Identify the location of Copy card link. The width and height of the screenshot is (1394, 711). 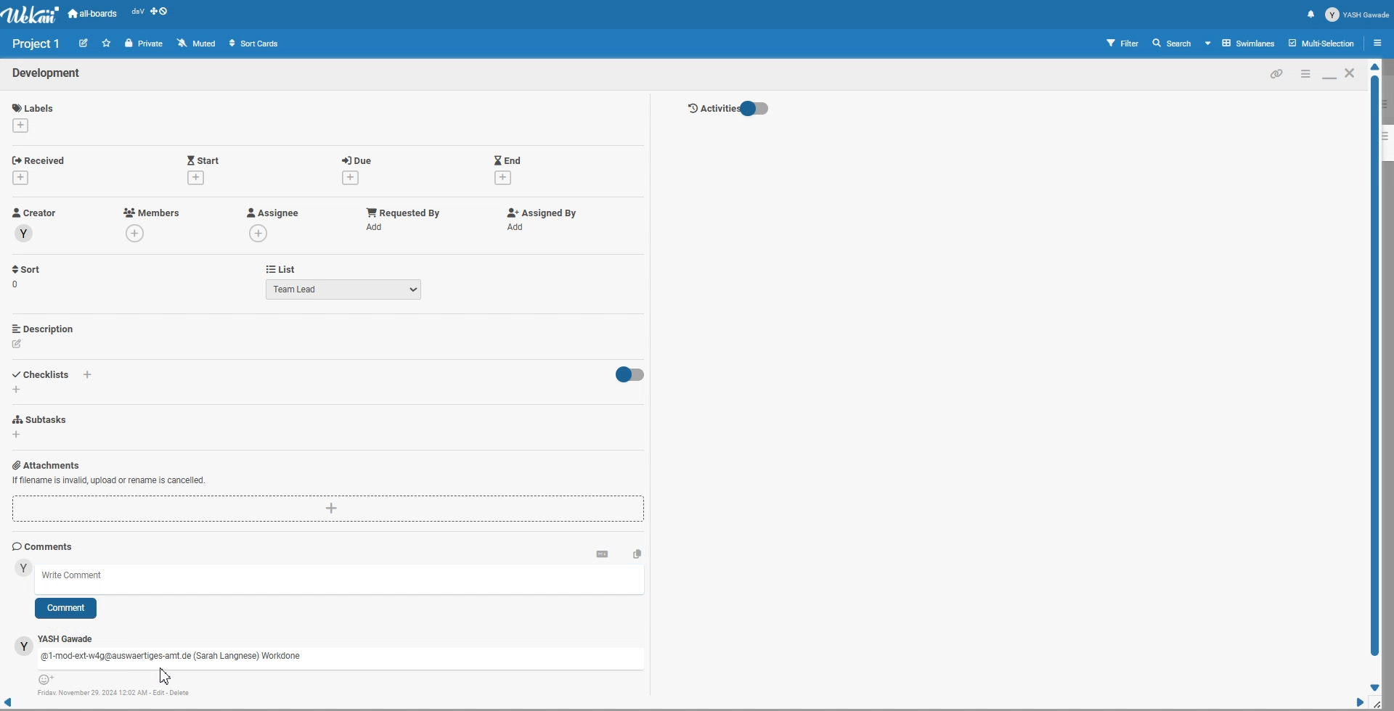
(1277, 73).